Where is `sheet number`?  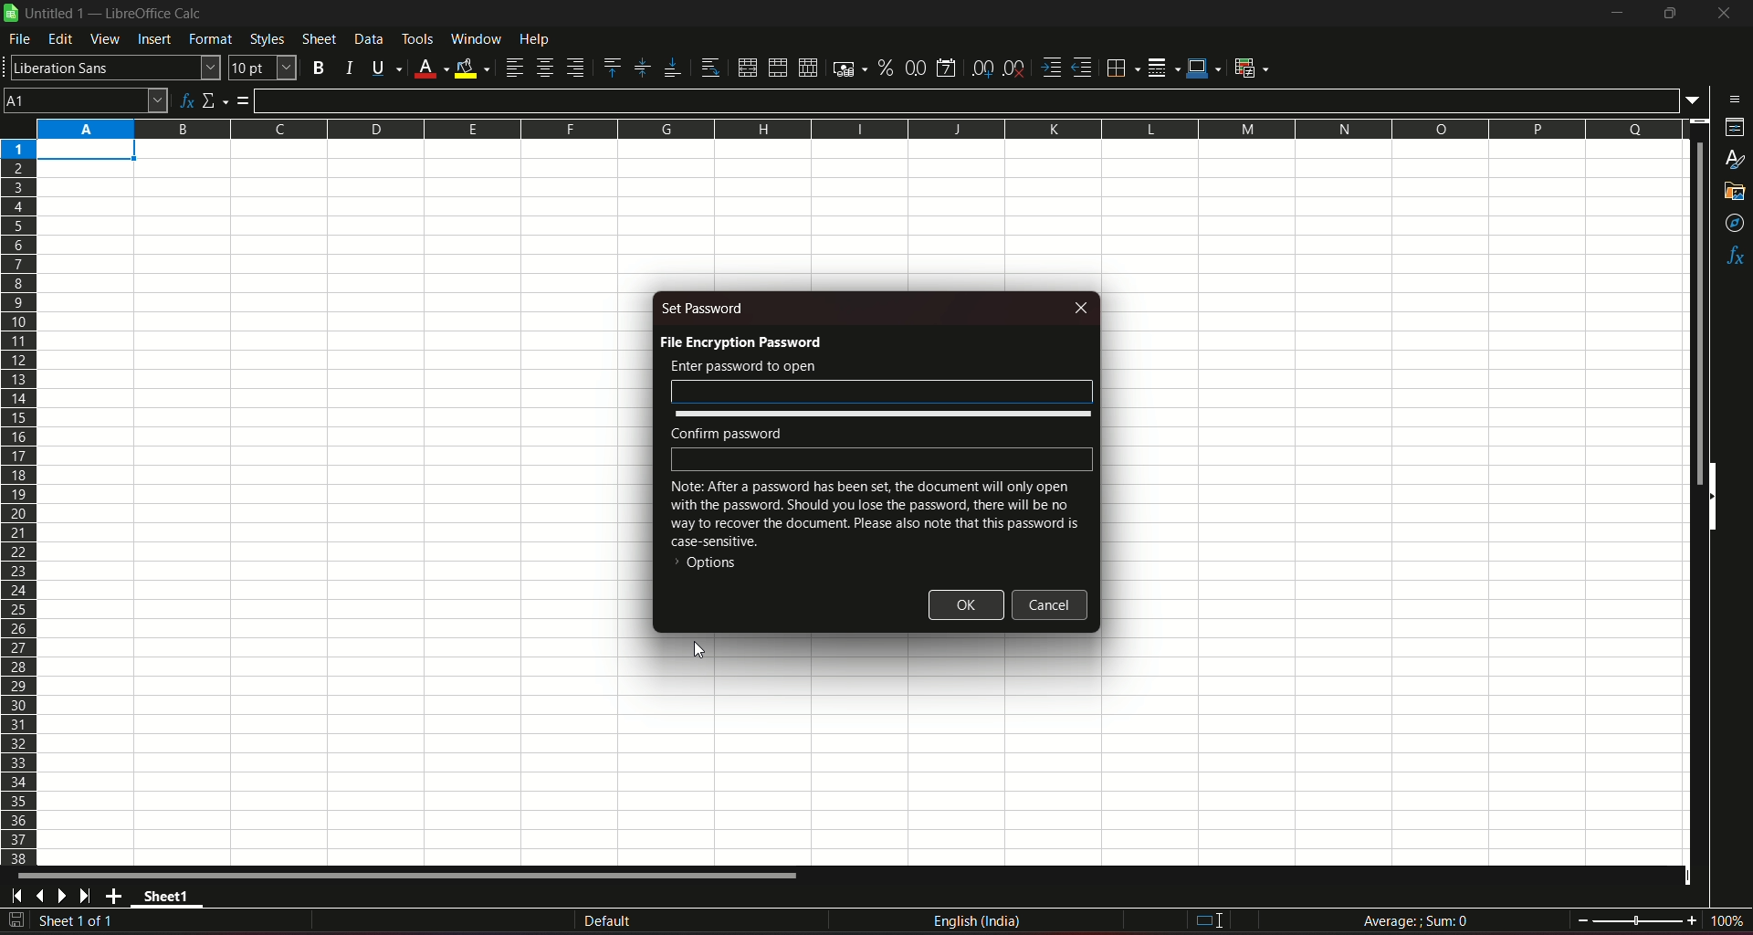 sheet number is located at coordinates (86, 922).